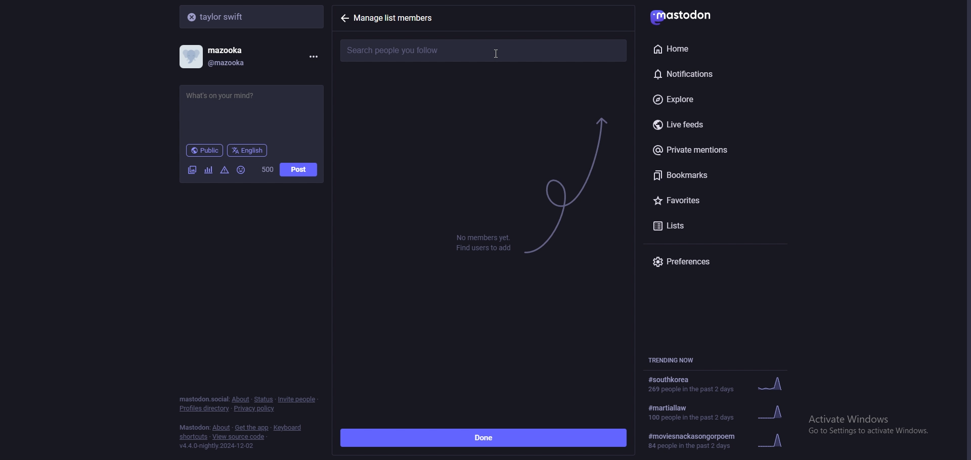  Describe the element at coordinates (723, 411) in the screenshot. I see `trending` at that location.